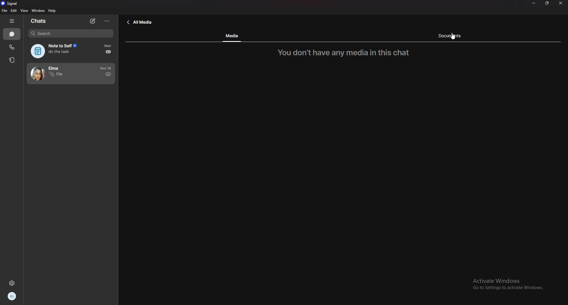  What do you see at coordinates (93, 21) in the screenshot?
I see `new chat` at bounding box center [93, 21].